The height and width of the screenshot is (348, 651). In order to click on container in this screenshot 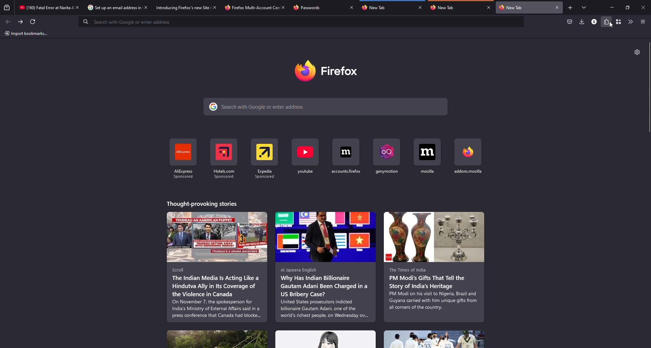, I will do `click(618, 21)`.